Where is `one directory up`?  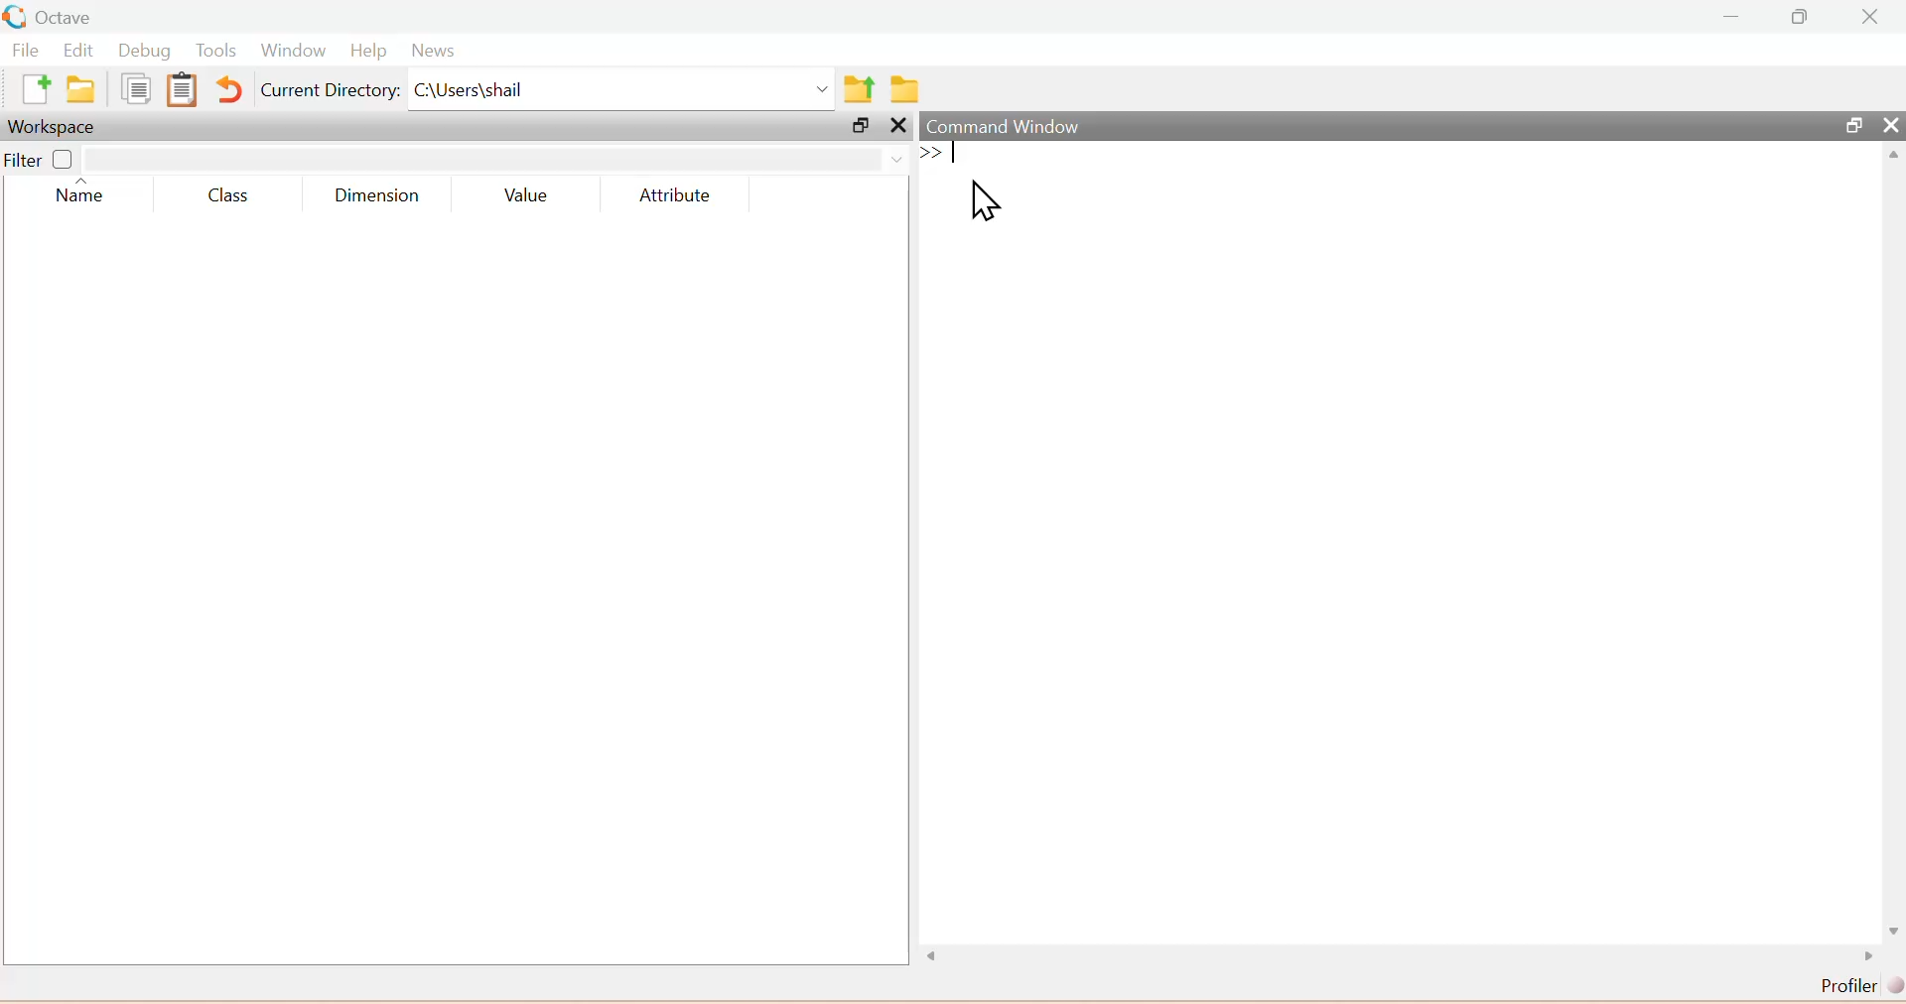 one directory up is located at coordinates (862, 90).